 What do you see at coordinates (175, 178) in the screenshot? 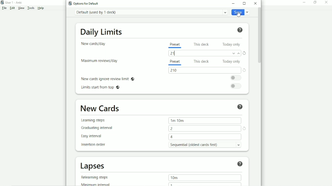
I see `10m` at bounding box center [175, 178].